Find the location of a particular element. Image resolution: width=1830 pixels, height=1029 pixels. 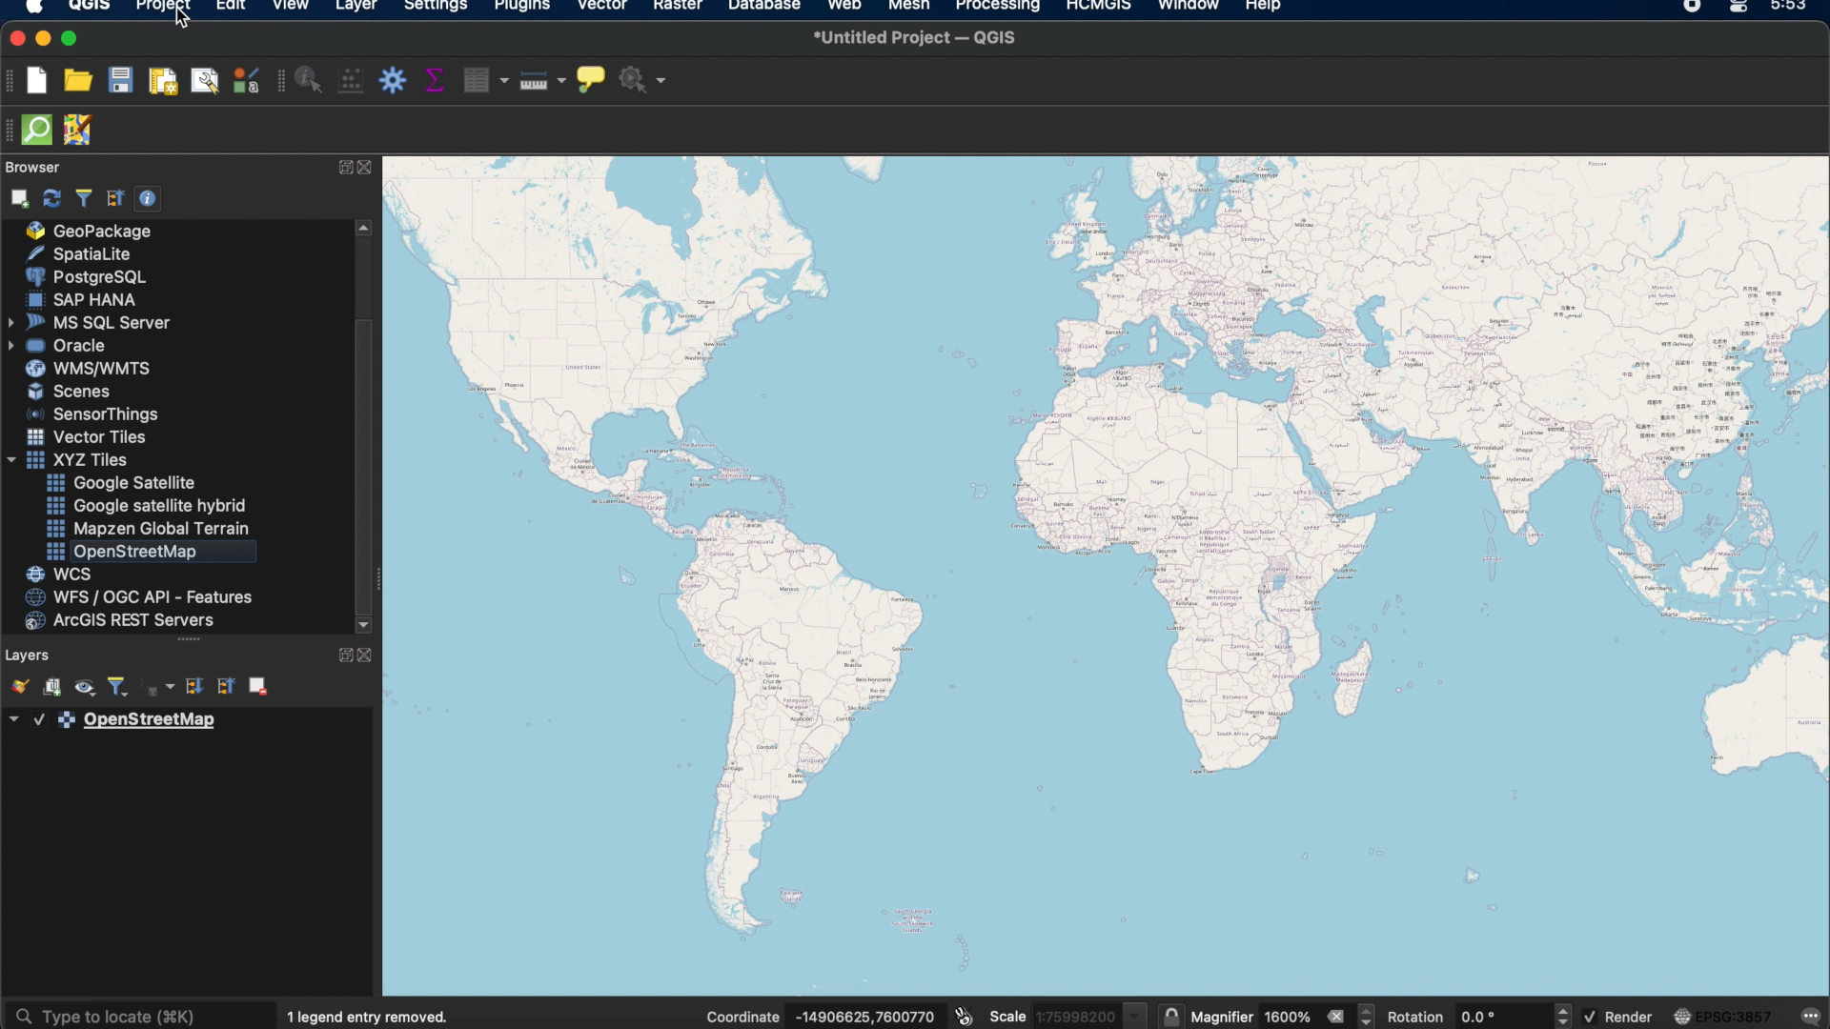

filter legend by expression is located at coordinates (157, 687).